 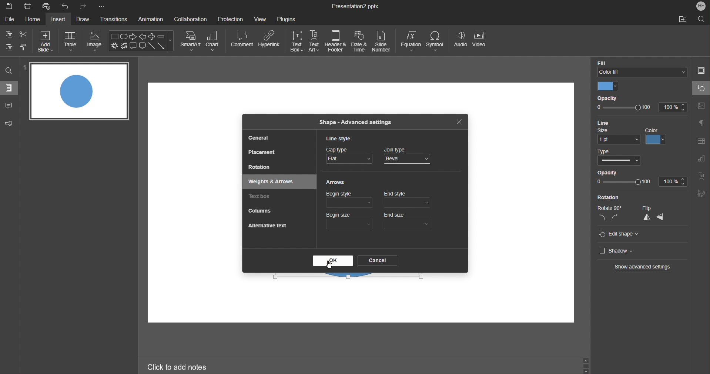 I want to click on Home, so click(x=32, y=20).